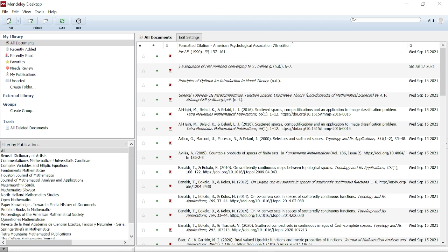  I want to click on citation, so click(282, 98).